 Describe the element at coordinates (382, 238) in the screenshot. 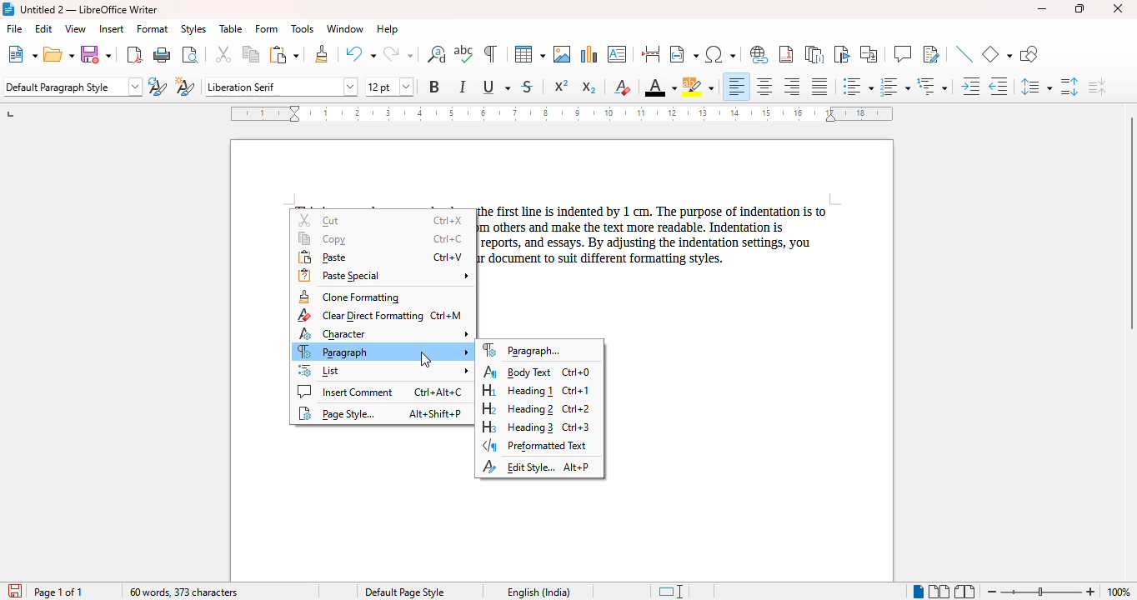

I see `copy` at that location.